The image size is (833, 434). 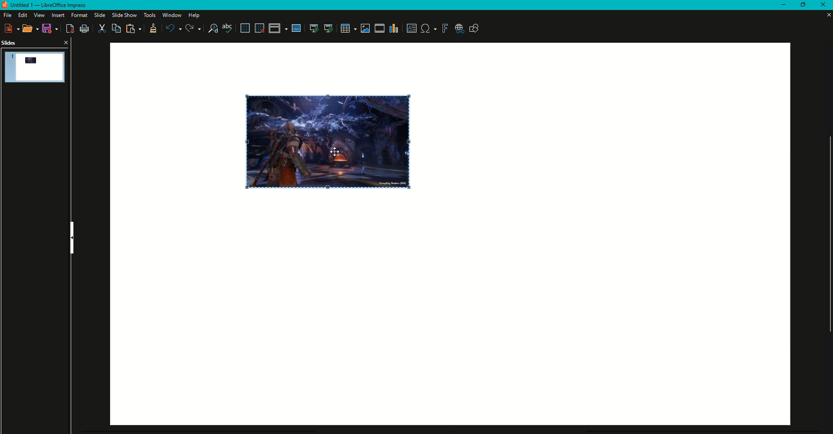 I want to click on Text Box, so click(x=412, y=28).